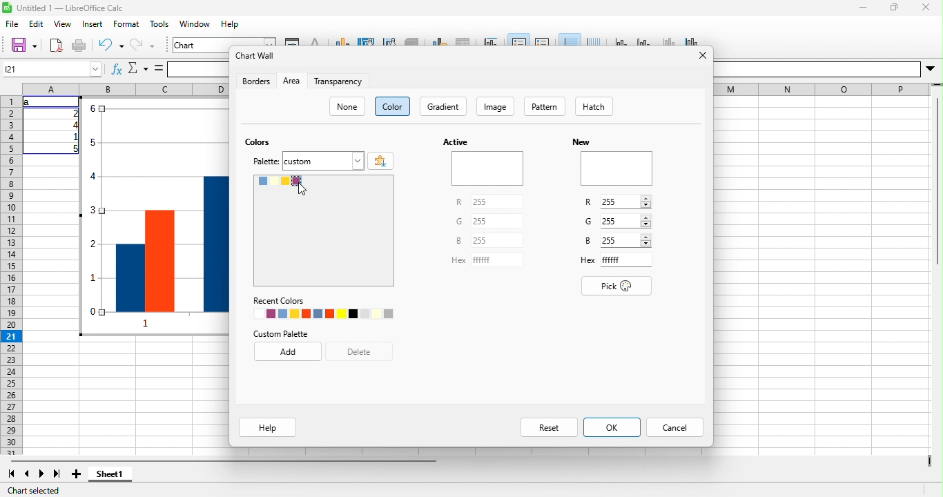 This screenshot has height=497, width=943. I want to click on hatch, so click(594, 106).